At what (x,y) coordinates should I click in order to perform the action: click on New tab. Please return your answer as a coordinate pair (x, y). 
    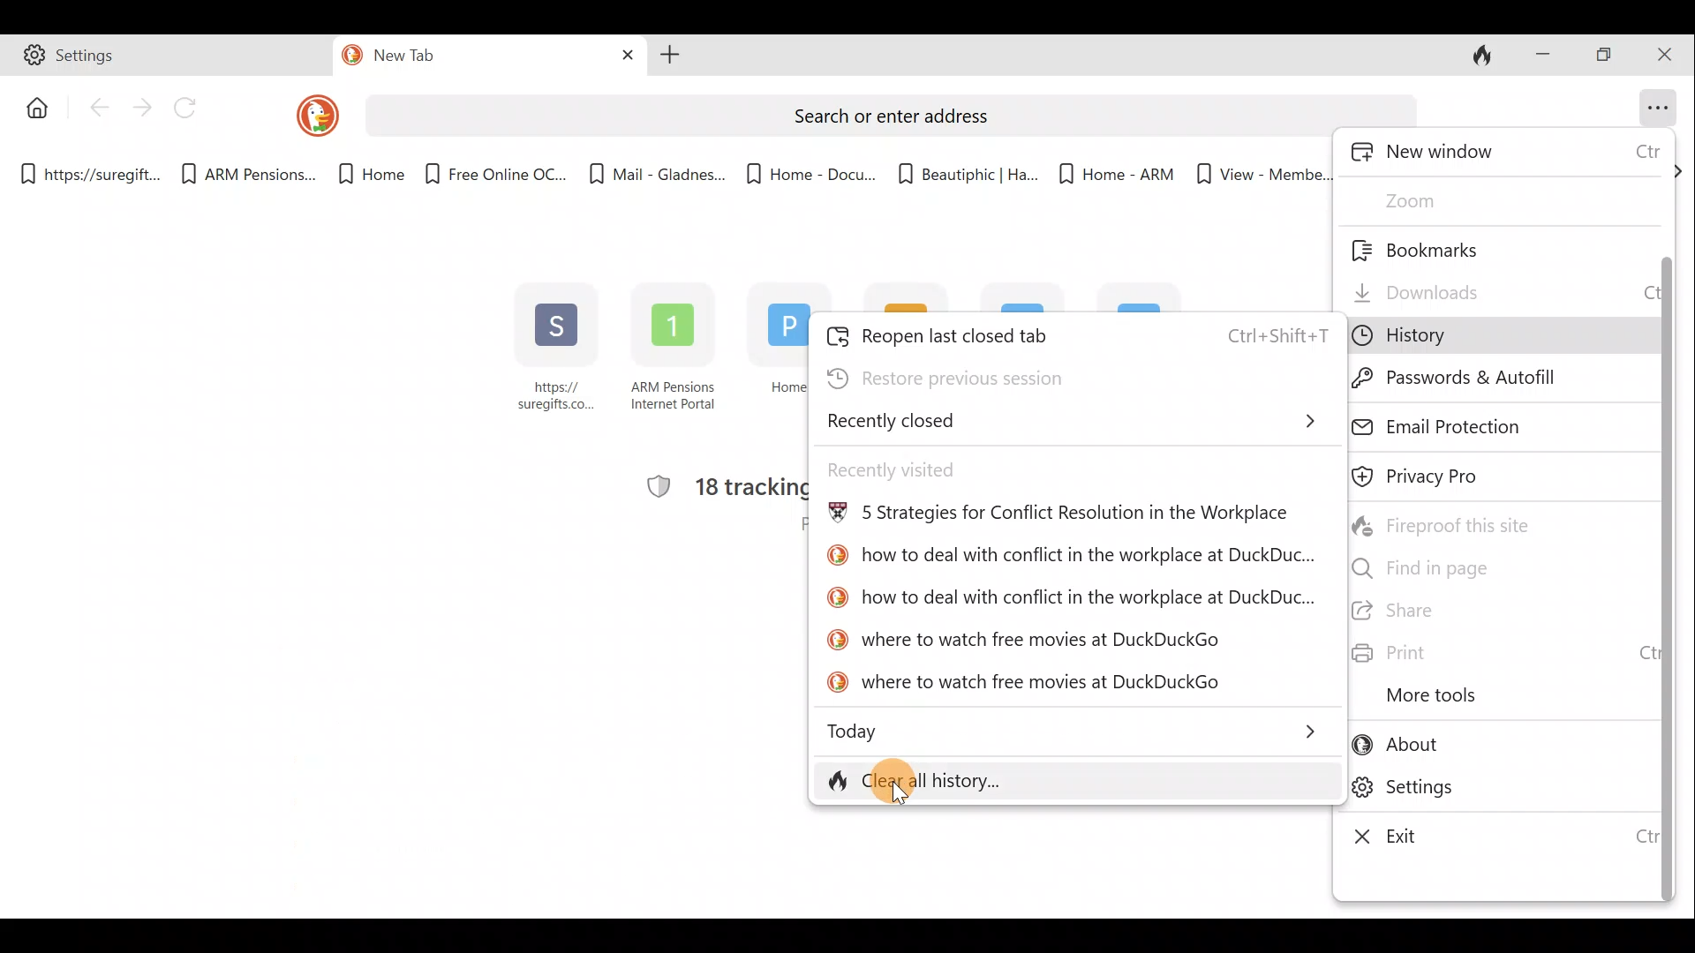
    Looking at the image, I should click on (452, 58).